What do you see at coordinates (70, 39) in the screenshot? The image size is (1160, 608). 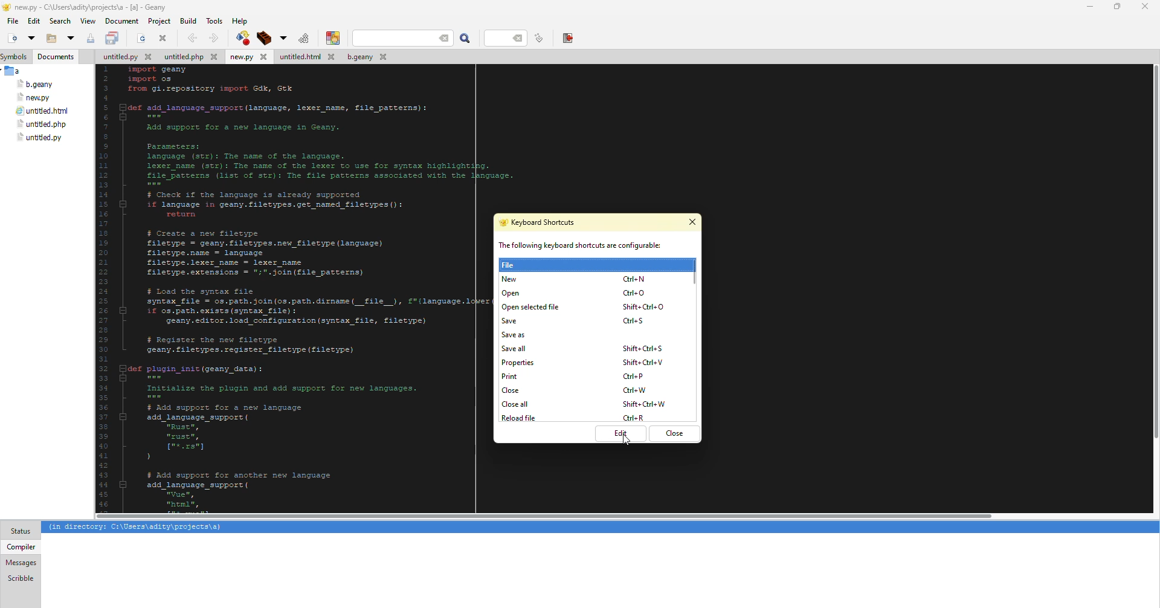 I see `open` at bounding box center [70, 39].